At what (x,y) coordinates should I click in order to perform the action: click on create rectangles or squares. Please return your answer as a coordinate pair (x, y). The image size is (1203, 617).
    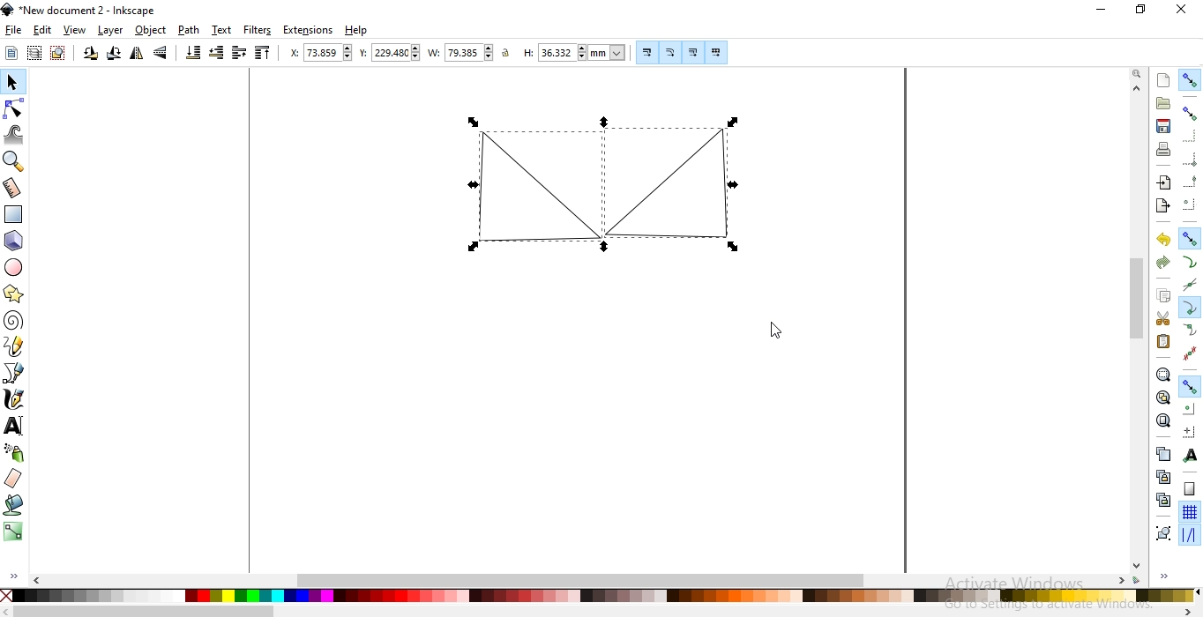
    Looking at the image, I should click on (13, 215).